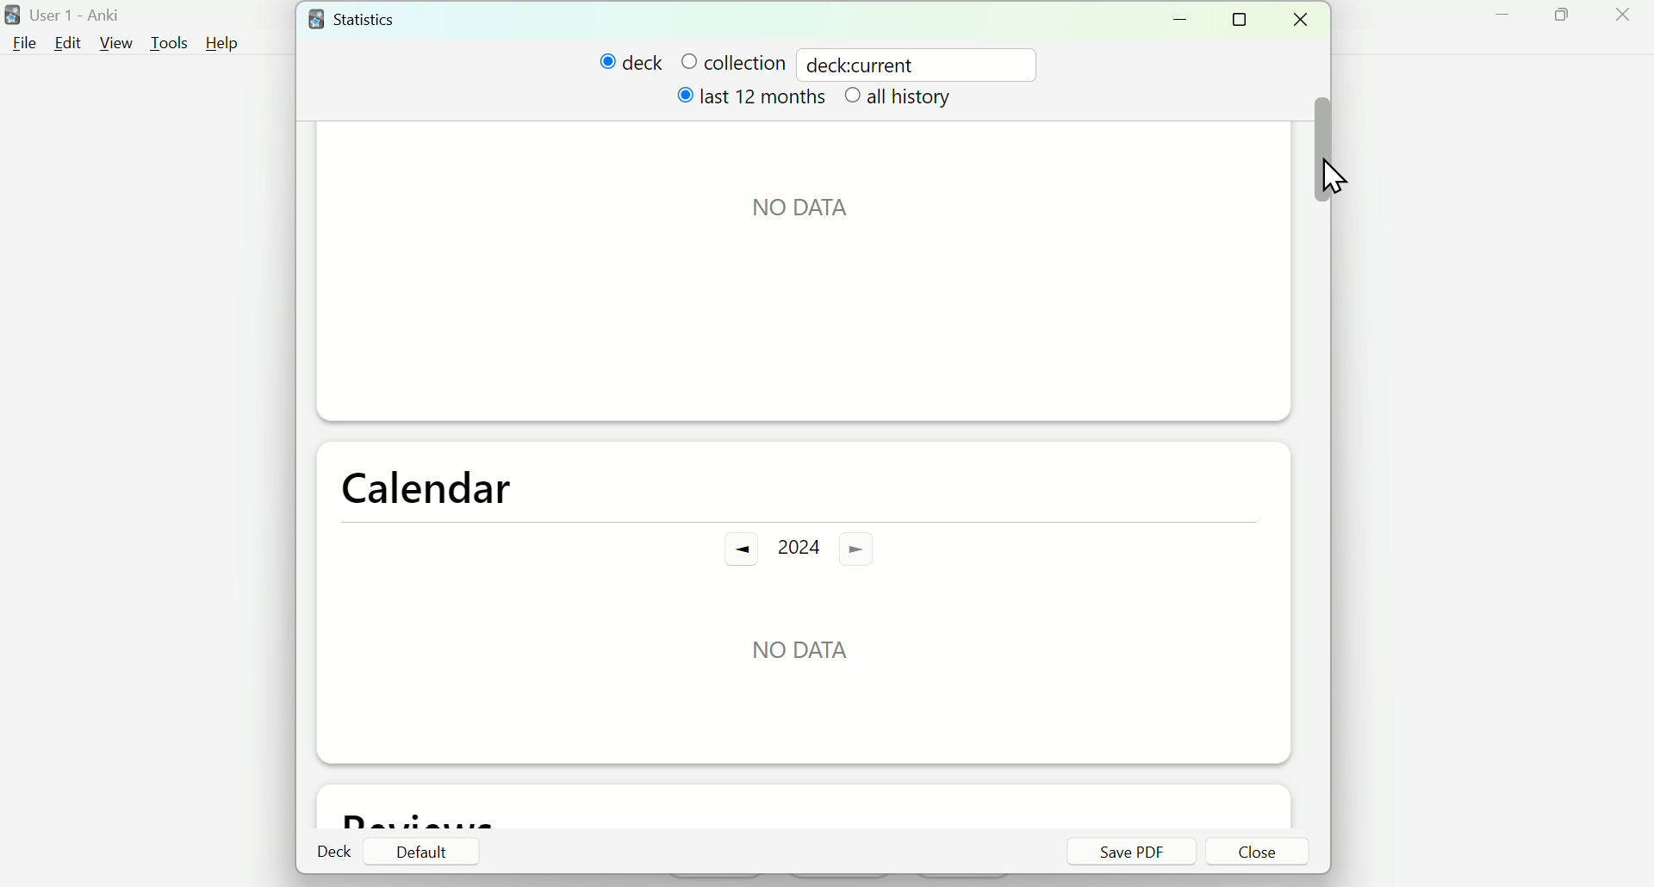  What do you see at coordinates (823, 204) in the screenshot?
I see `No Data` at bounding box center [823, 204].